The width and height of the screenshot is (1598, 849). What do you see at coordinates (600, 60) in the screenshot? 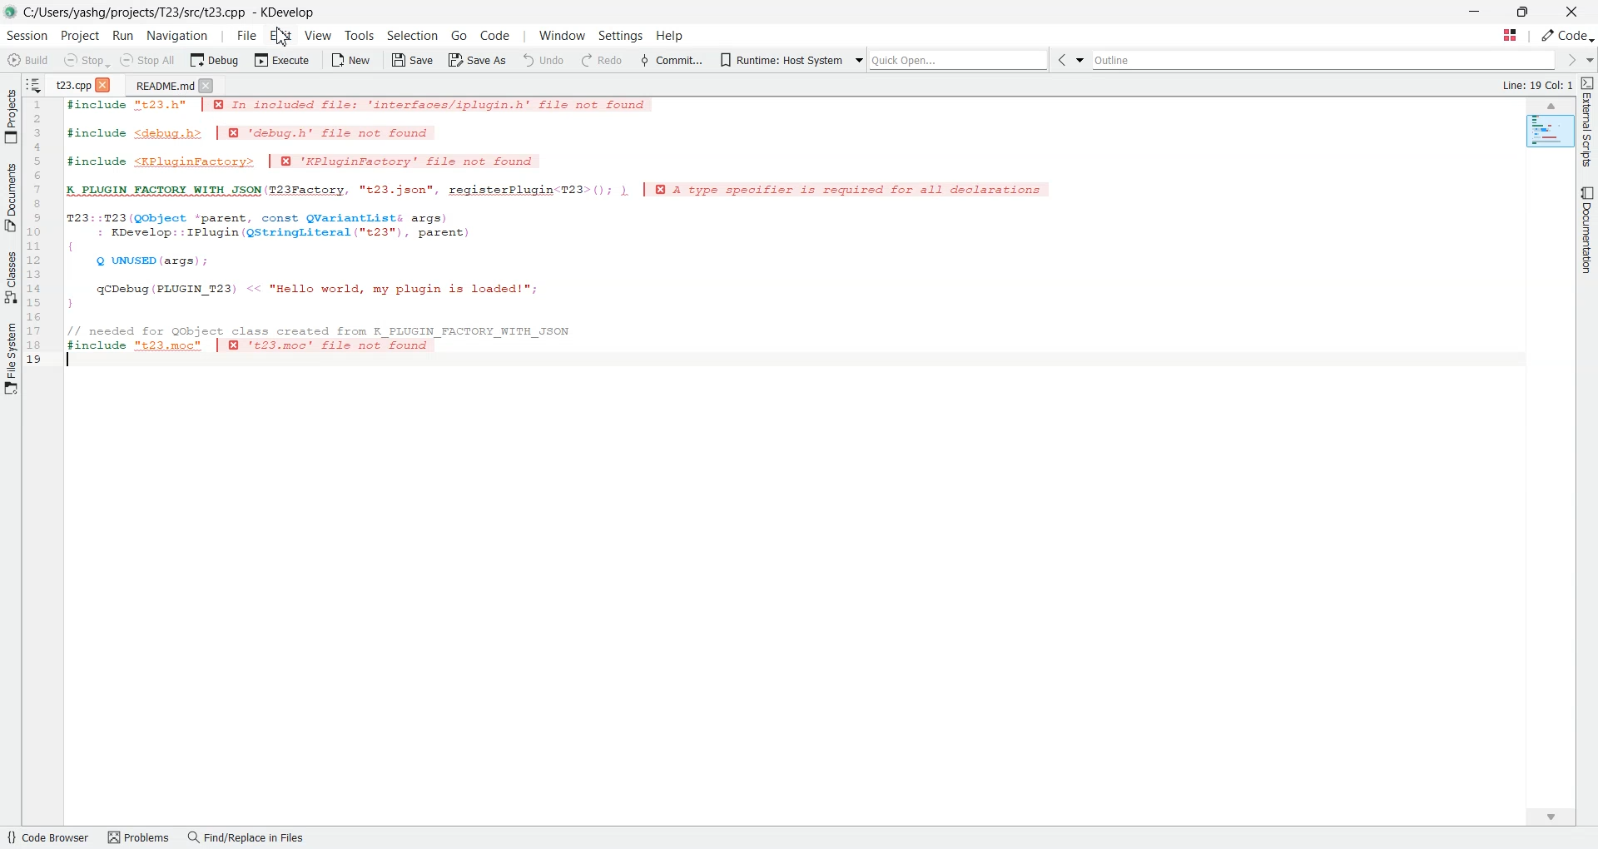
I see `Redo` at bounding box center [600, 60].